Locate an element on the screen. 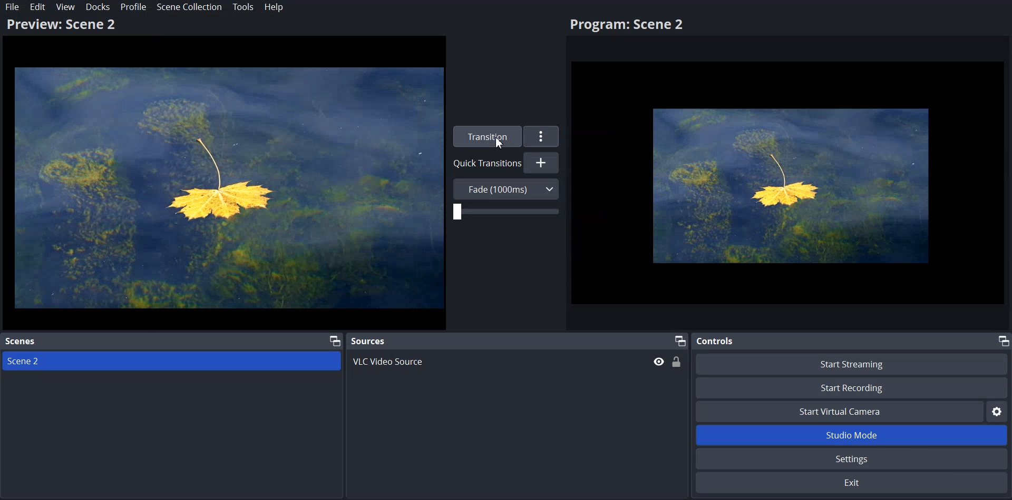 The height and width of the screenshot is (500, 1012). Exit is located at coordinates (853, 483).